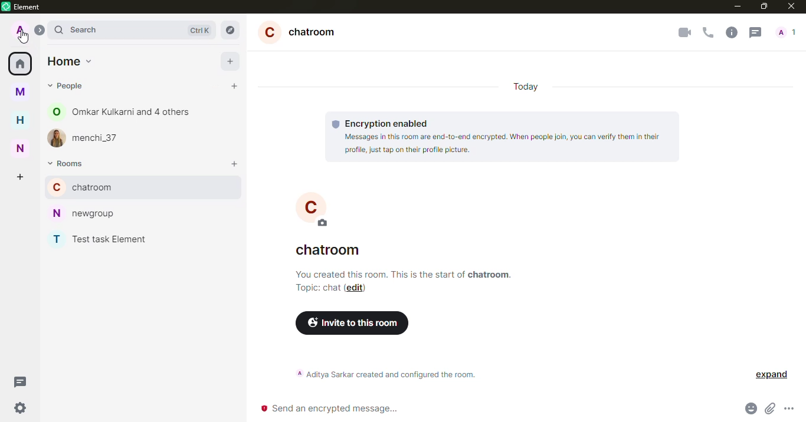 Image resolution: width=806 pixels, height=422 pixels. Describe the element at coordinates (530, 87) in the screenshot. I see `today` at that location.